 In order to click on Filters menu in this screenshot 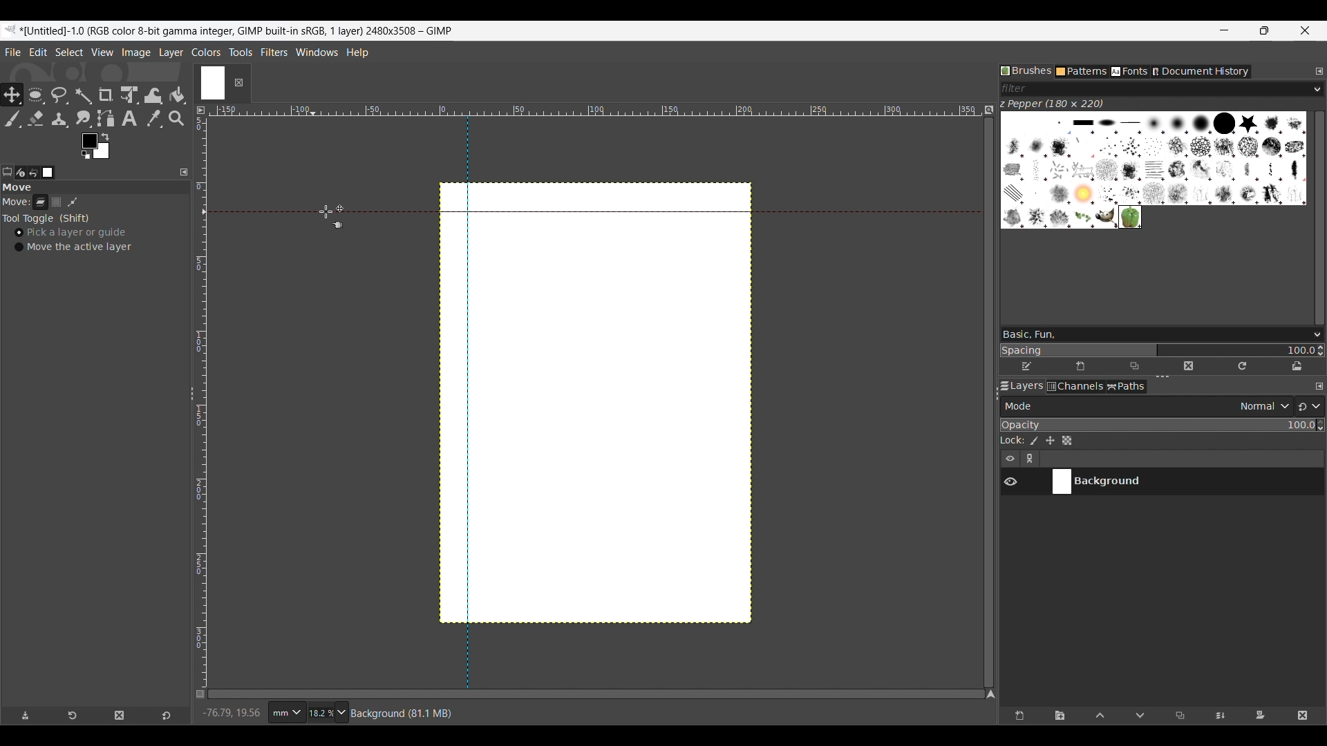, I will do `click(274, 52)`.